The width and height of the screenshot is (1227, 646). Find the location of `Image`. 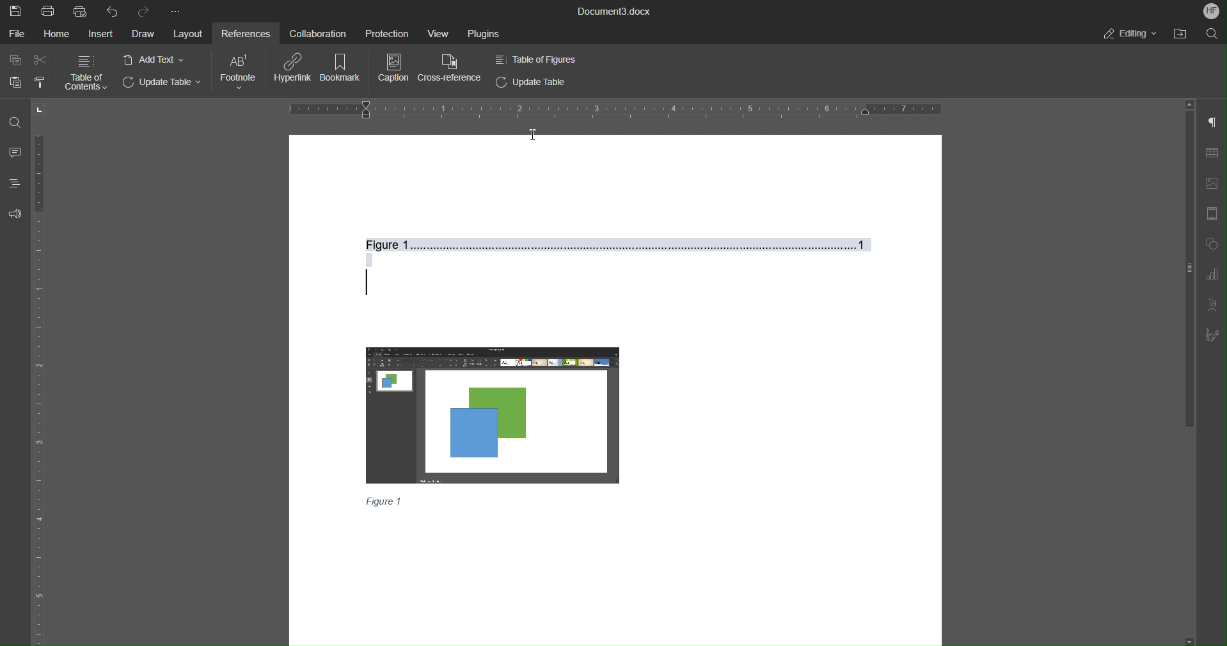

Image is located at coordinates (495, 416).